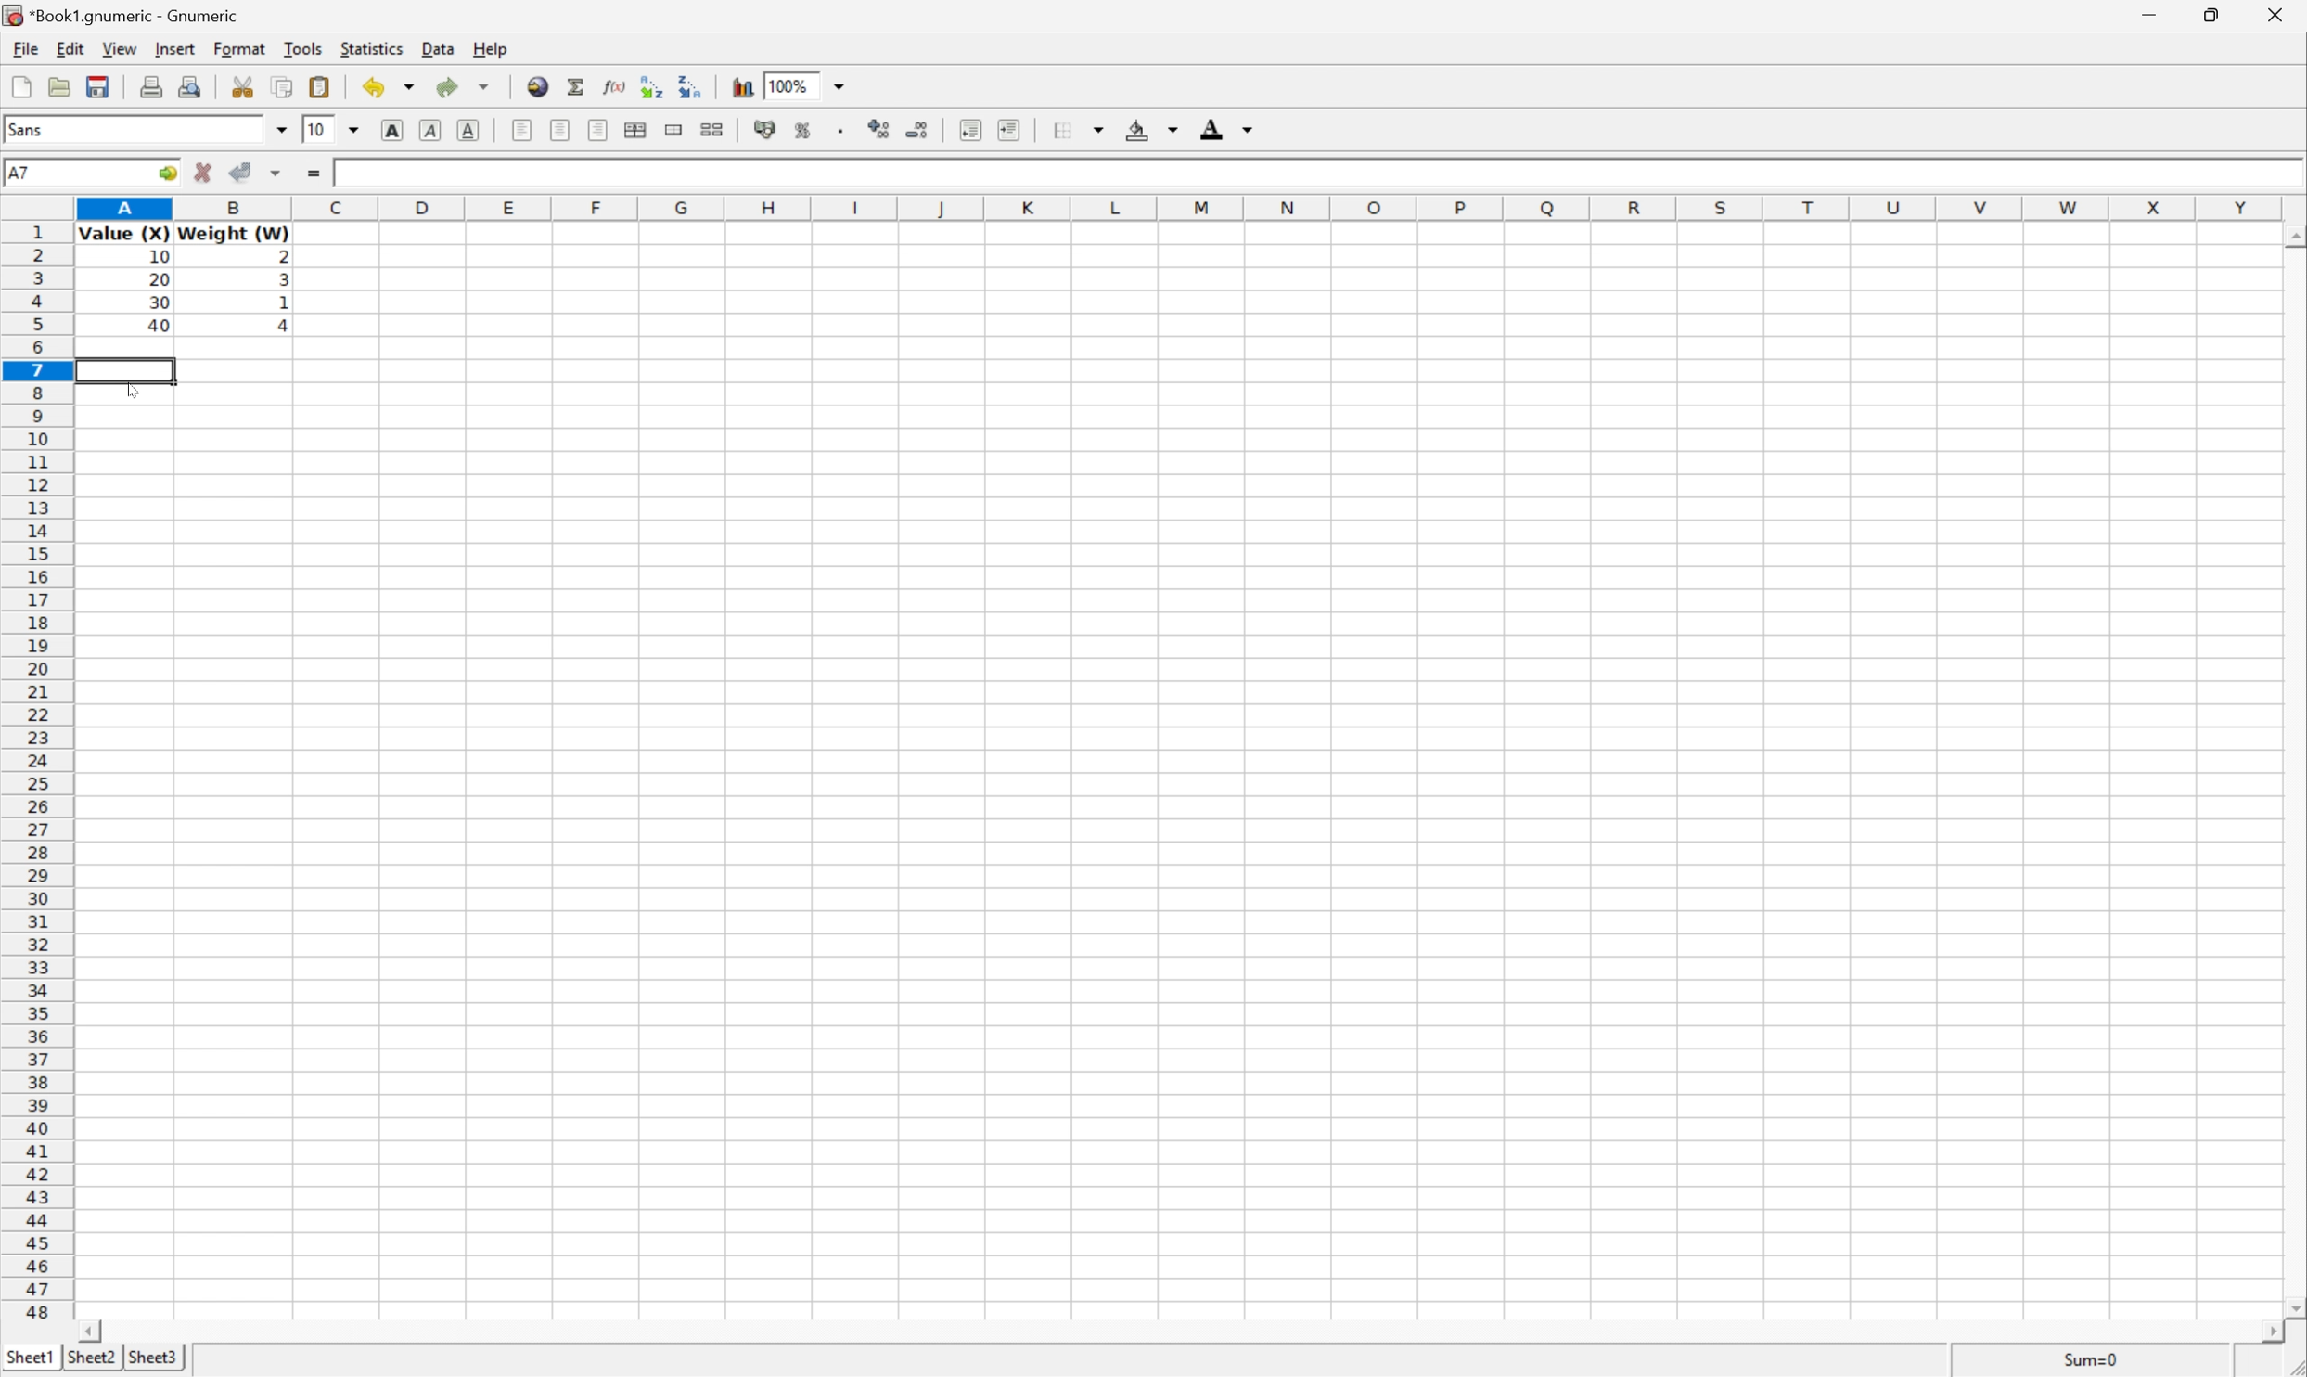 The height and width of the screenshot is (1377, 2307). What do you see at coordinates (29, 1358) in the screenshot?
I see `Sheet1` at bounding box center [29, 1358].